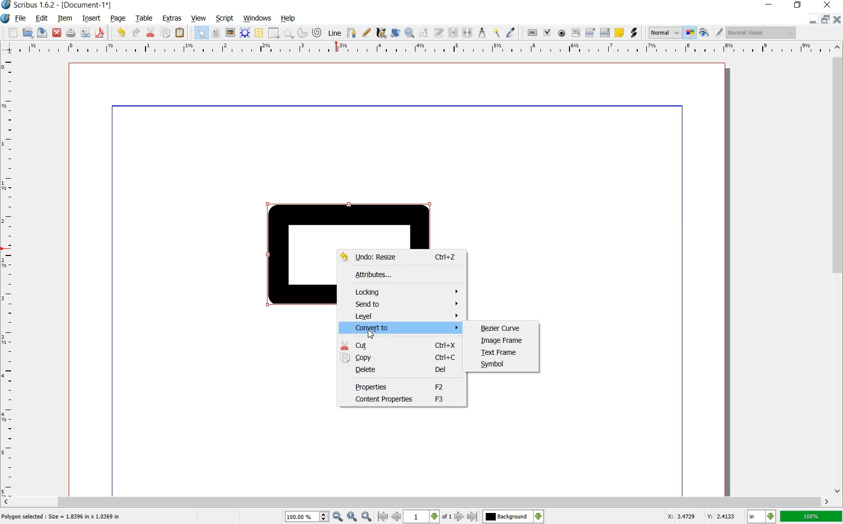 The image size is (843, 524). Describe the element at coordinates (409, 32) in the screenshot. I see `zoom in or out` at that location.